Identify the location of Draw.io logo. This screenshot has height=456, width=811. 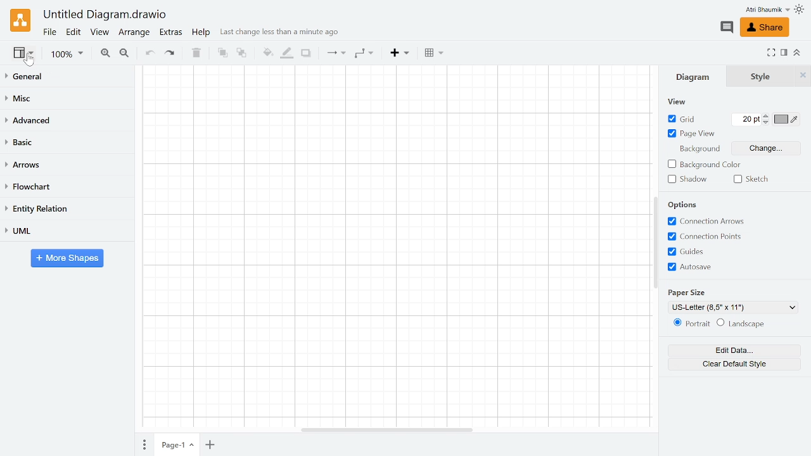
(20, 20).